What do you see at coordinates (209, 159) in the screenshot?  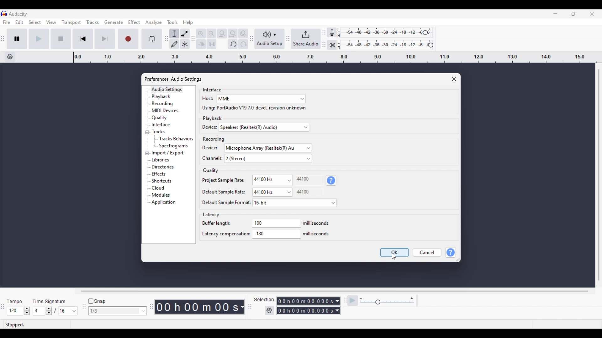 I see `| Channels:` at bounding box center [209, 159].